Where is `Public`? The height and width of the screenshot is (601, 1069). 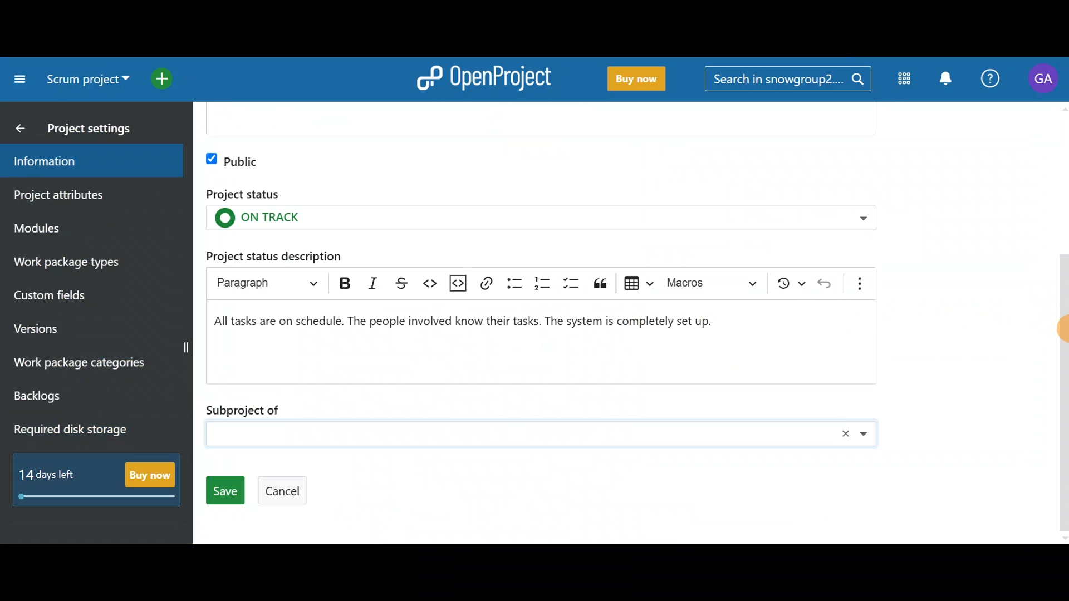 Public is located at coordinates (232, 159).